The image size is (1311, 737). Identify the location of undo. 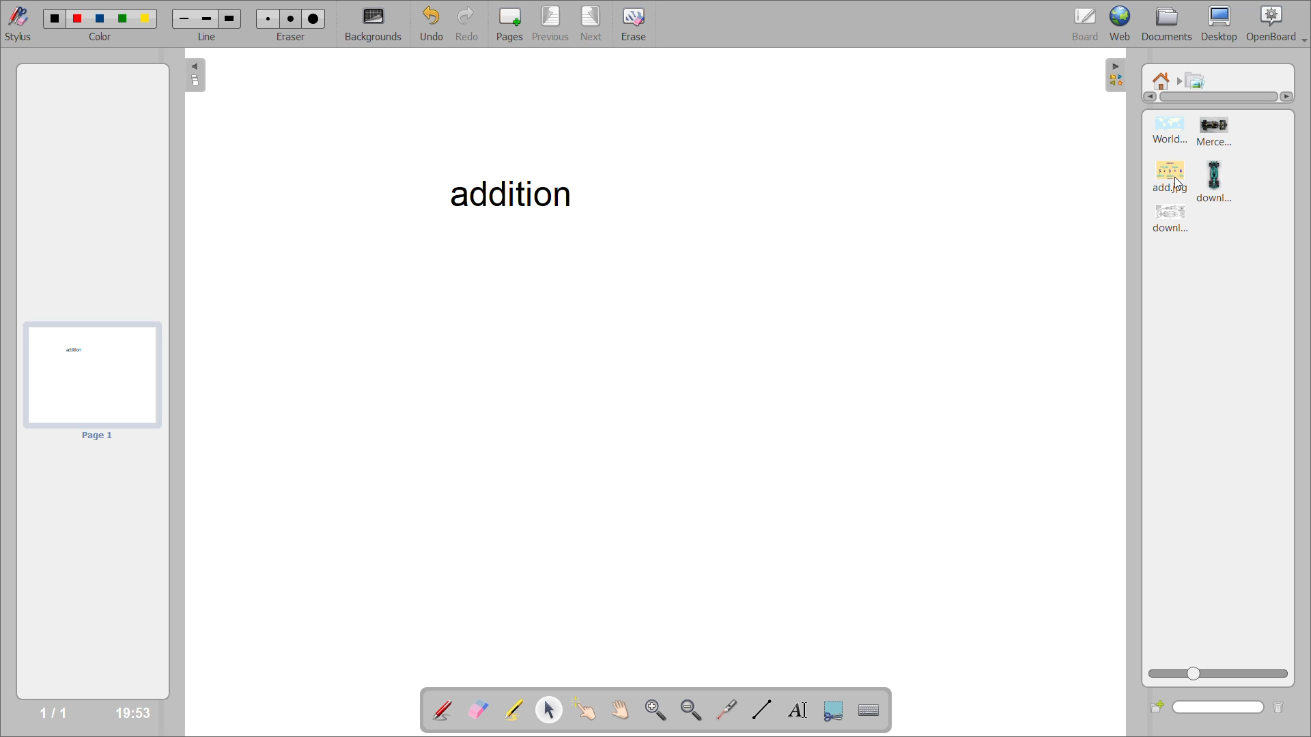
(438, 24).